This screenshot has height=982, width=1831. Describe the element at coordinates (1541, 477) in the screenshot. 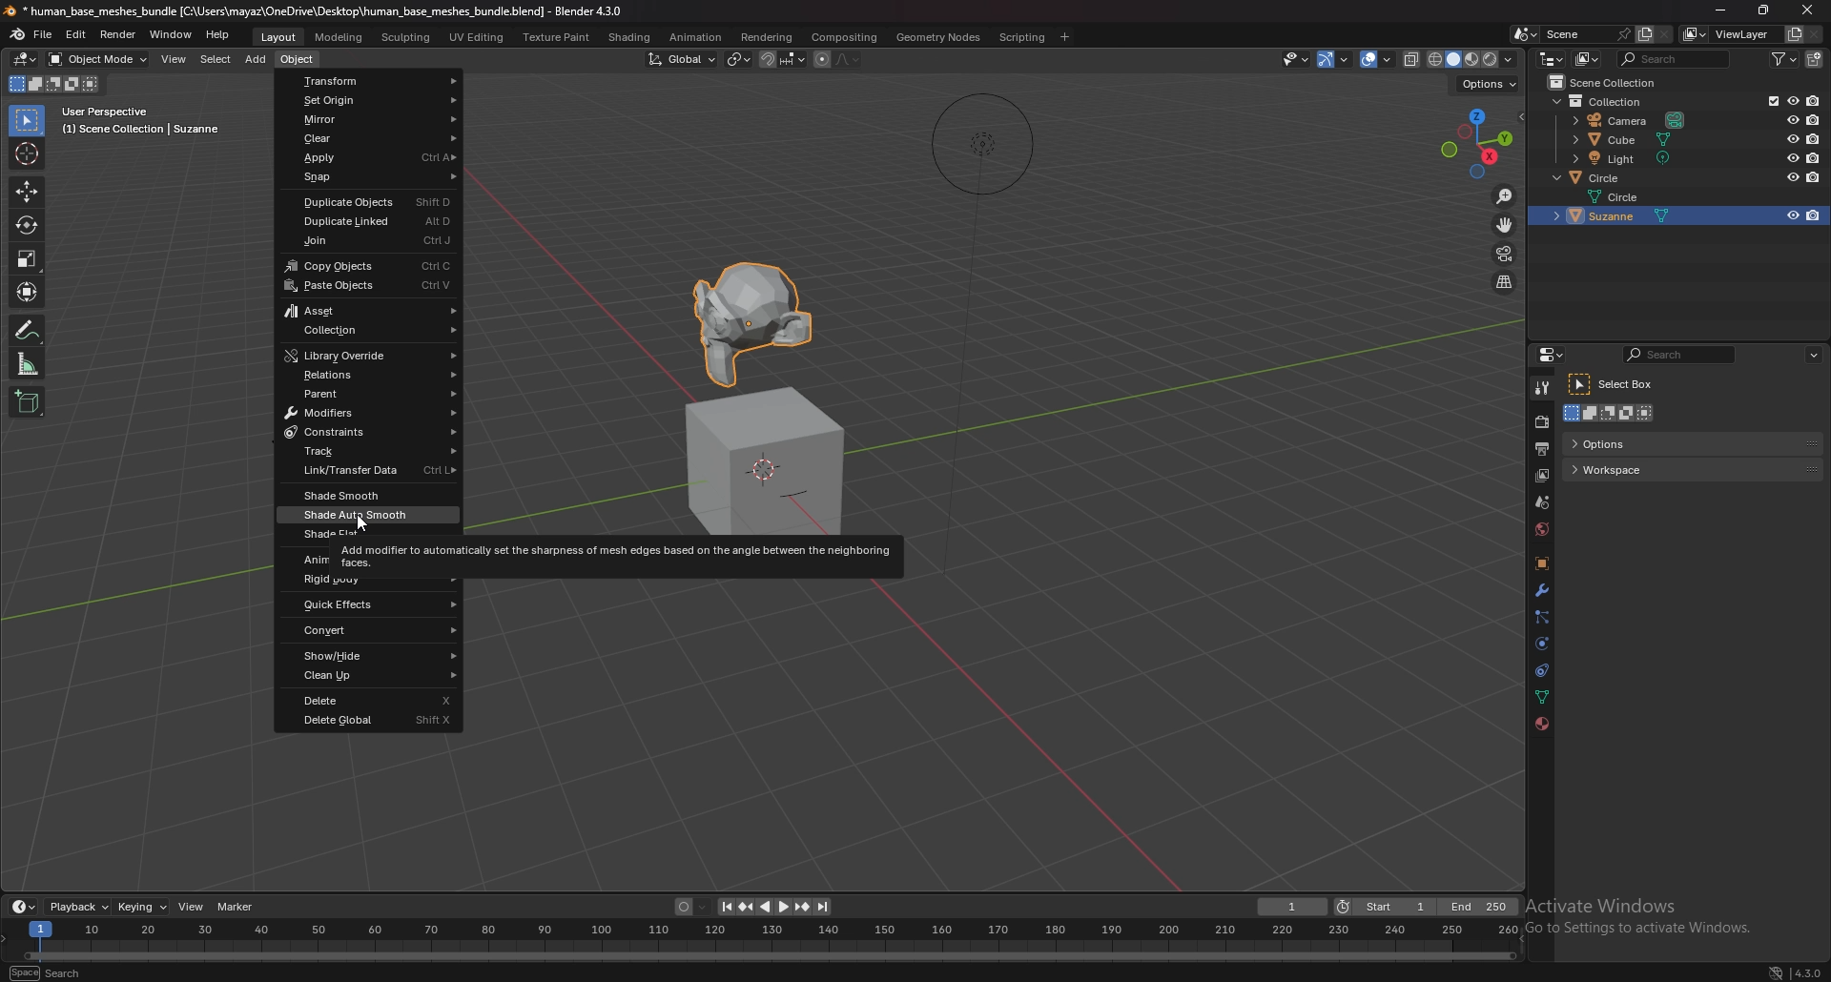

I see `view layer` at that location.